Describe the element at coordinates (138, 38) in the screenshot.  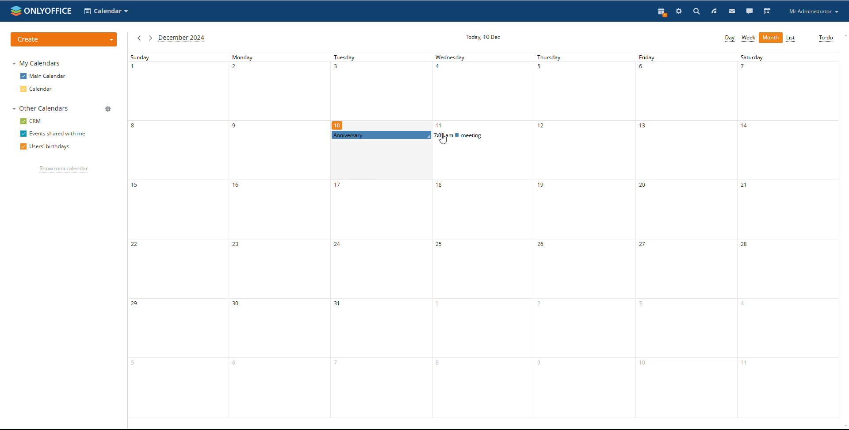
I see `previous month` at that location.